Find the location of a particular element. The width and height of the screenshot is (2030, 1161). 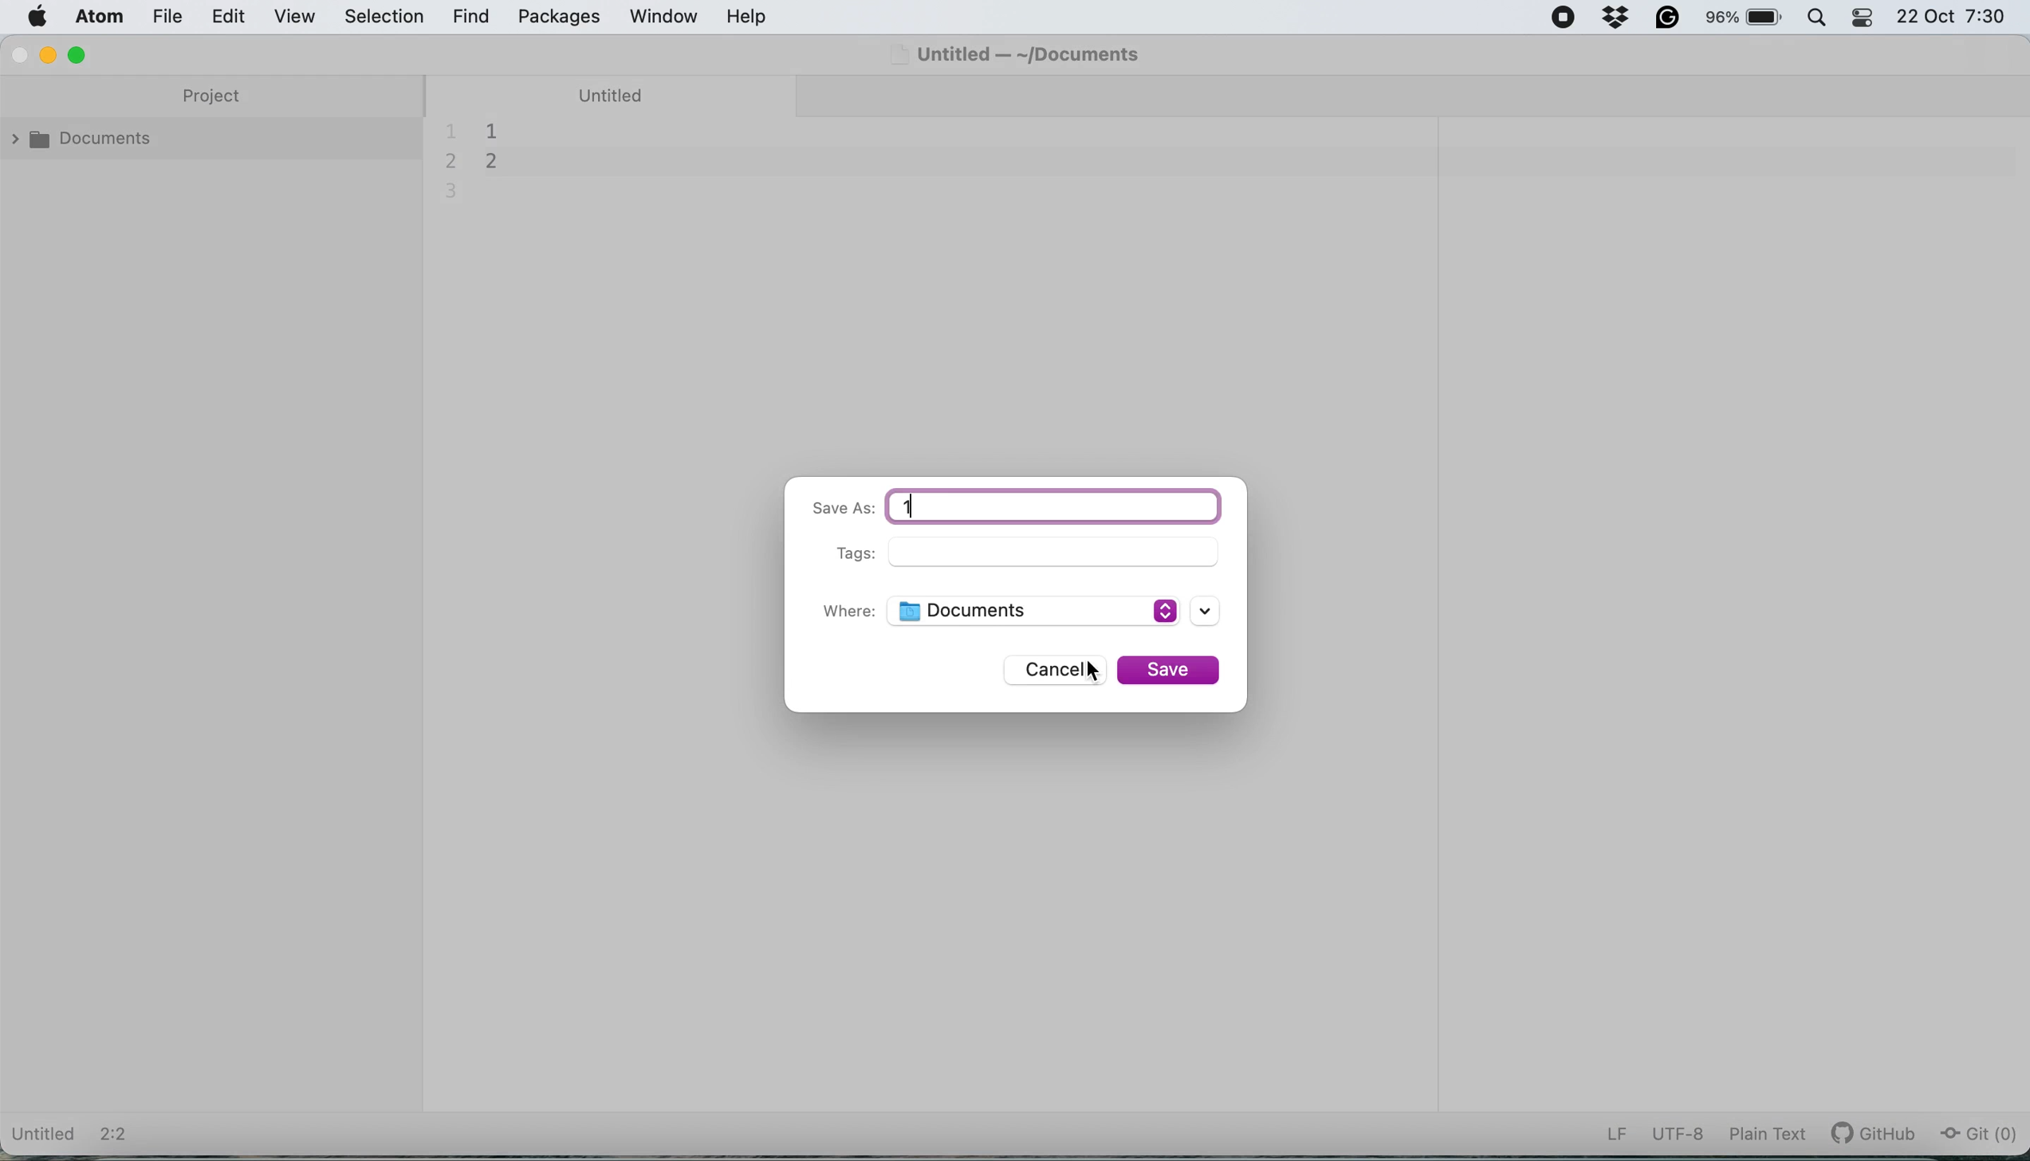

untitled is located at coordinates (617, 94).